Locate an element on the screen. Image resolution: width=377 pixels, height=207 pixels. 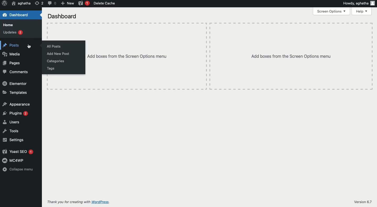
Yoast SEO is located at coordinates (18, 151).